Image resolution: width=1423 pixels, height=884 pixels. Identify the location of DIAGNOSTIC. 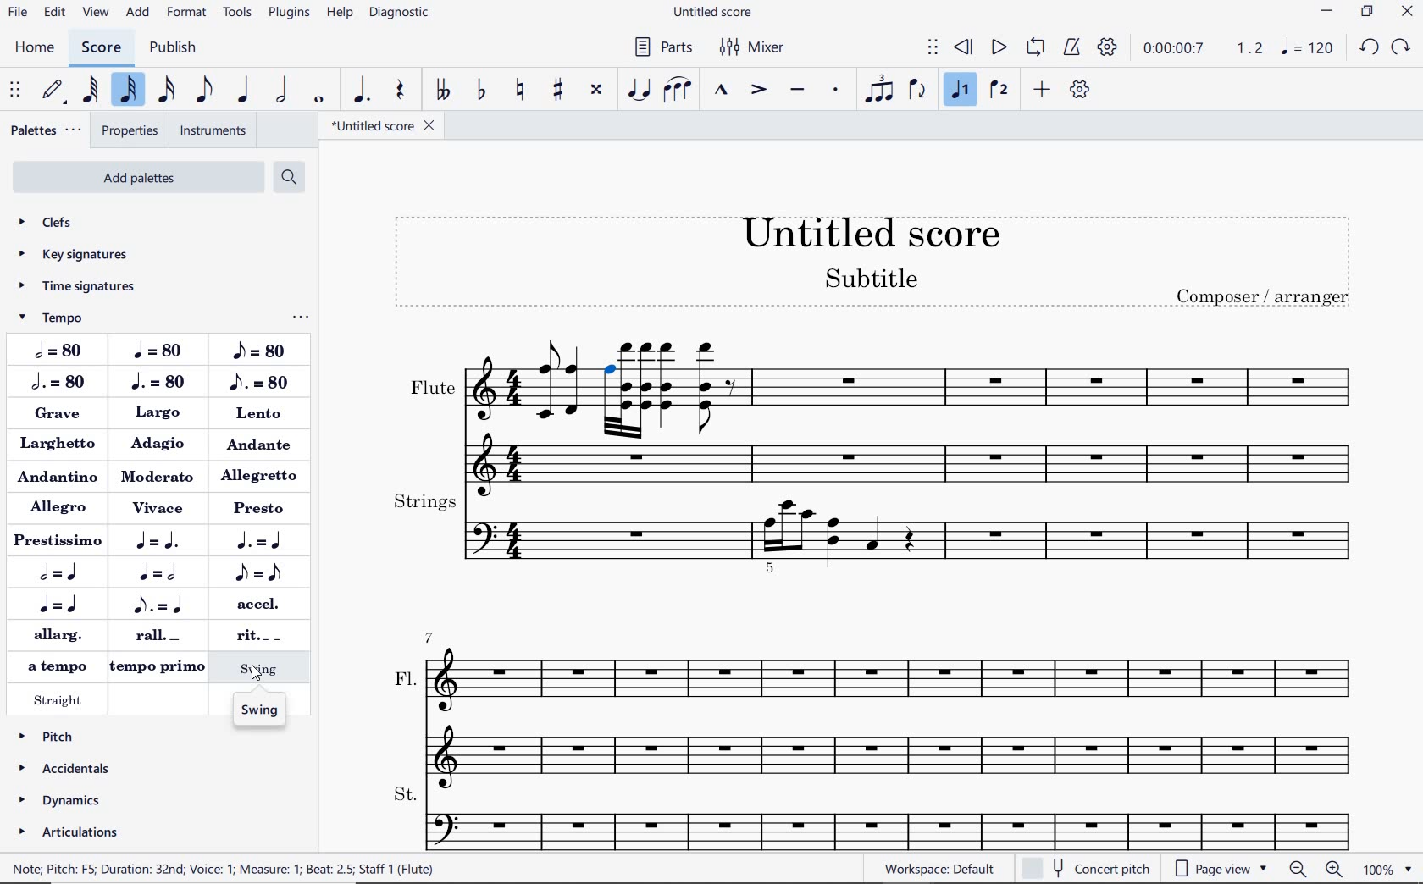
(398, 12).